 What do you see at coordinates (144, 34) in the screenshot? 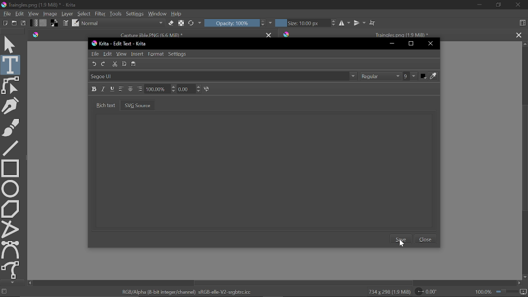
I see `Capture jible.PNG (6.6 MiB) *` at bounding box center [144, 34].